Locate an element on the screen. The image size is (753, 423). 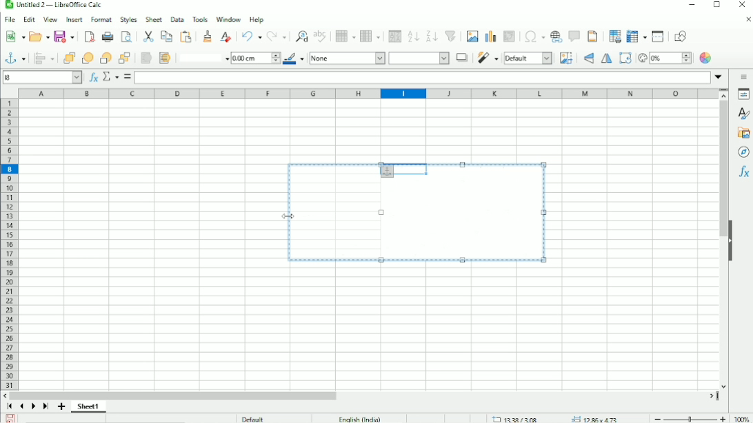
Transparency is located at coordinates (664, 58).